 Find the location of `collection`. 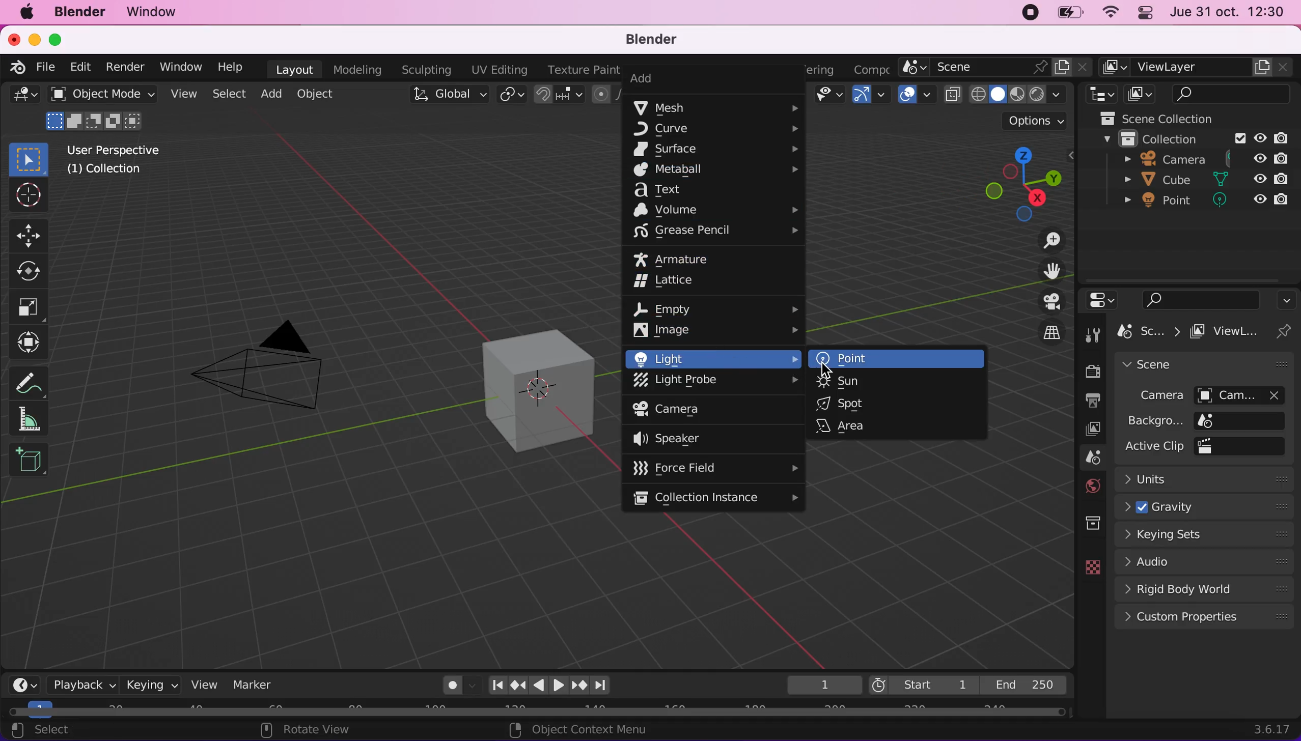

collection is located at coordinates (1091, 520).